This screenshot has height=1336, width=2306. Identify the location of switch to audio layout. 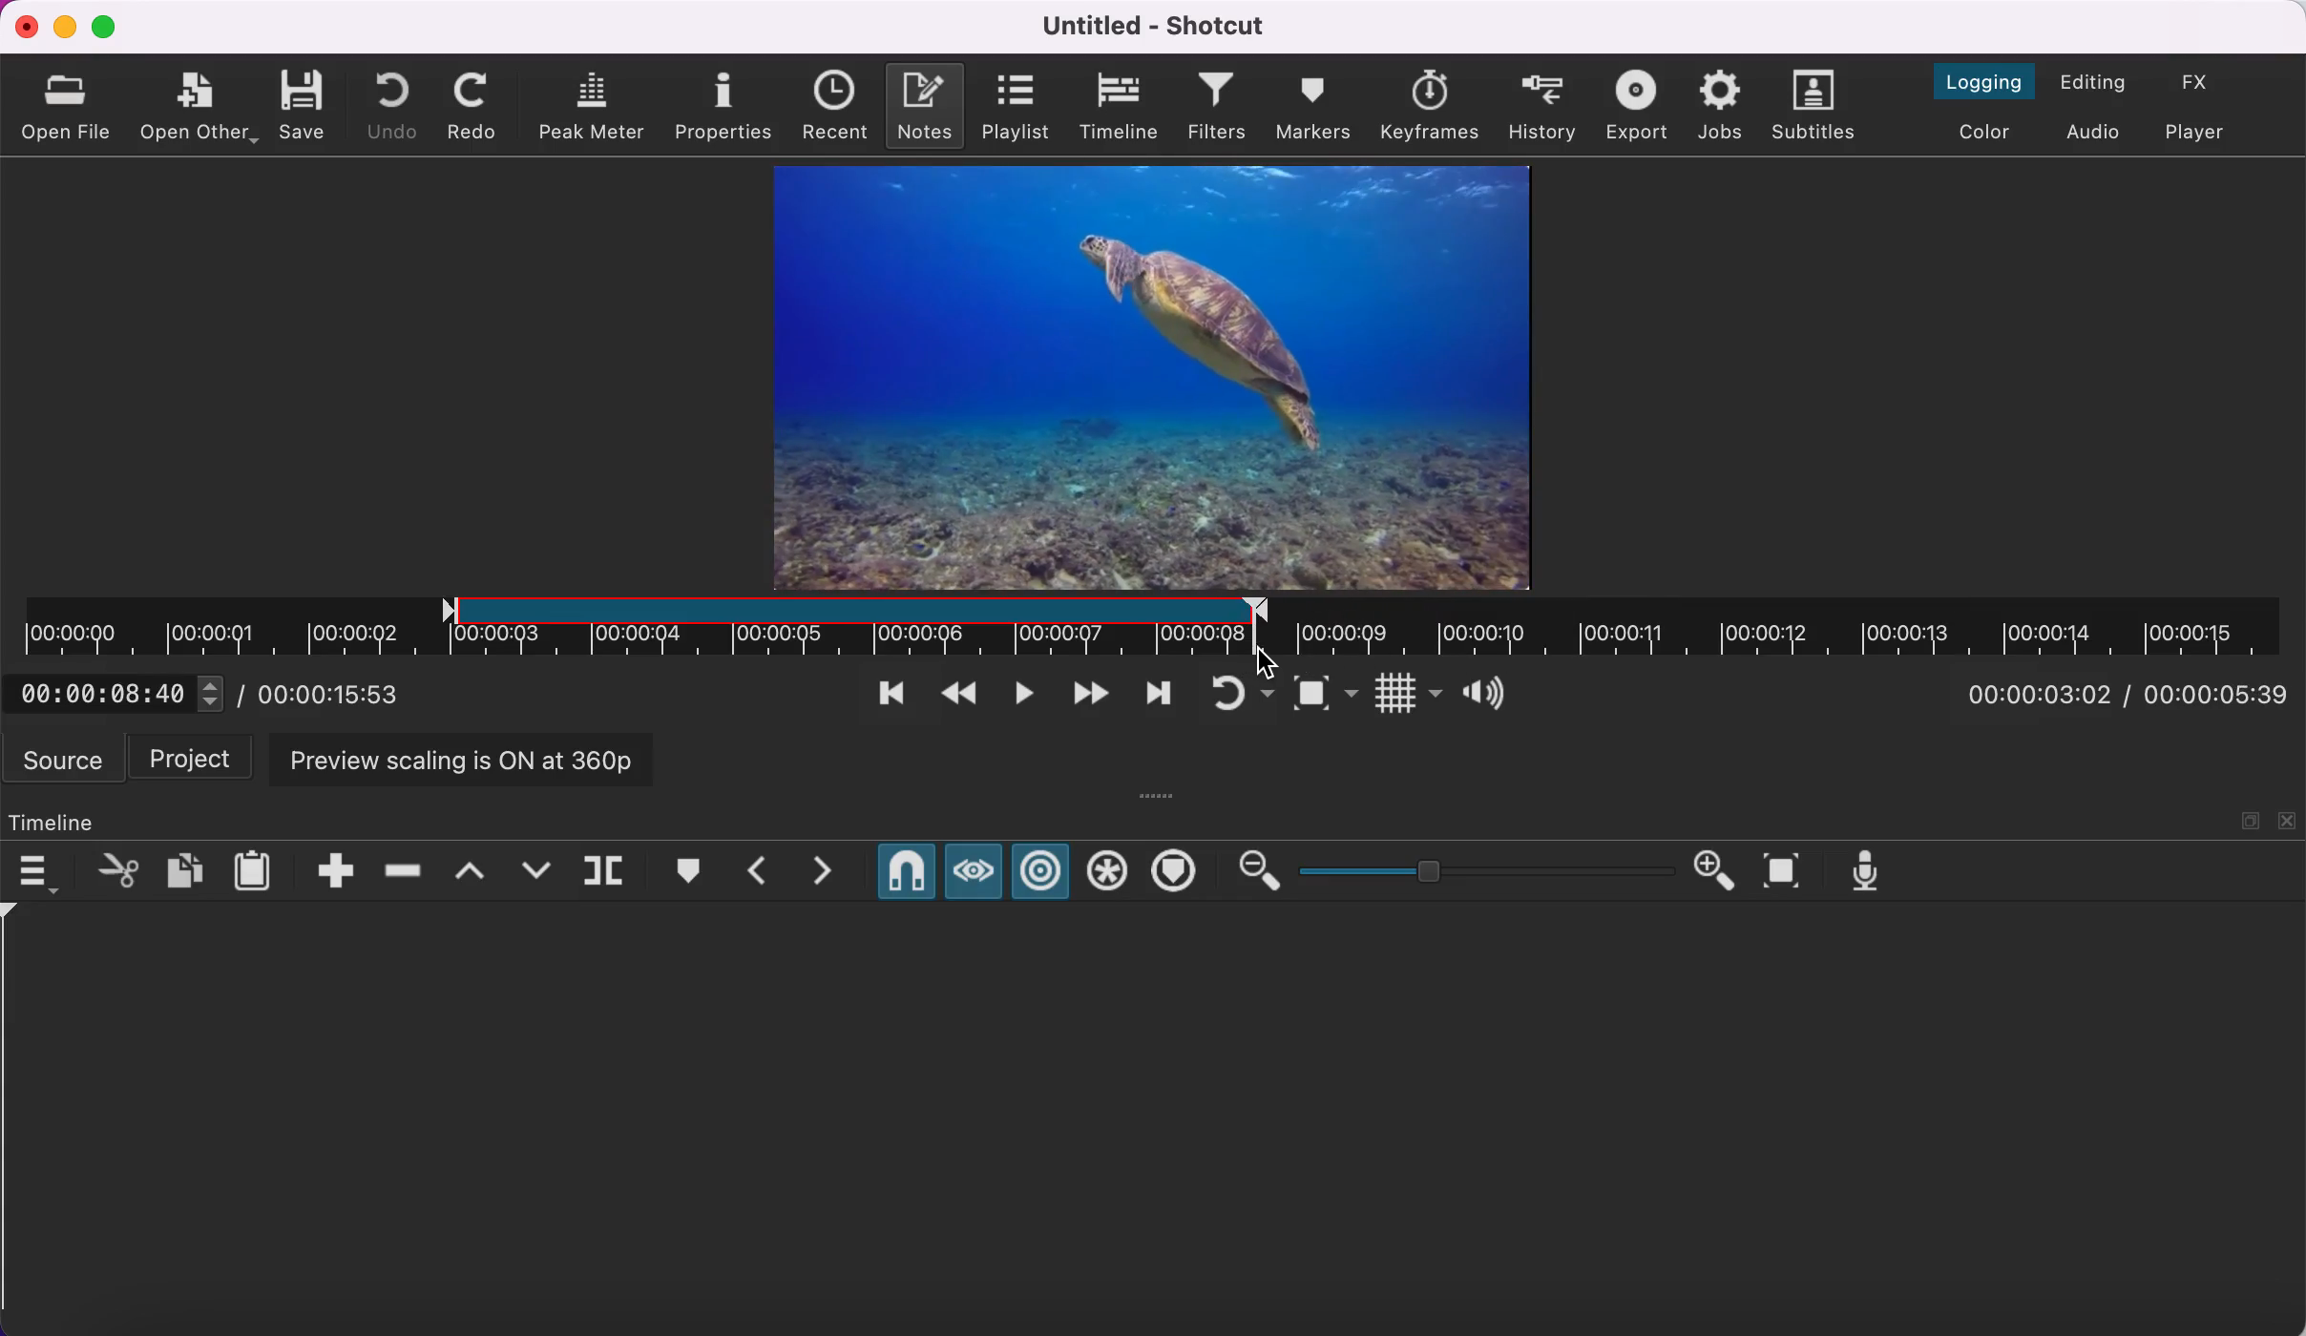
(2097, 133).